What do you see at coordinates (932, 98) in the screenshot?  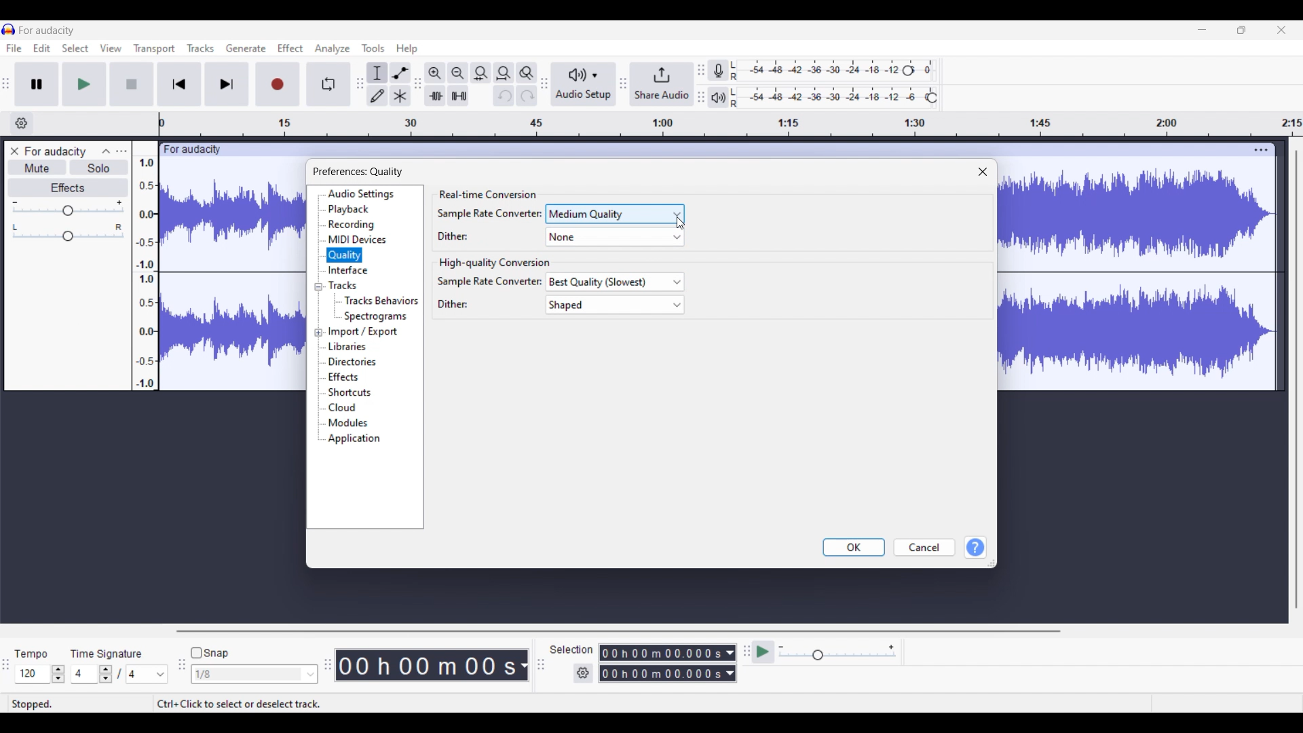 I see `Header to change Playback level` at bounding box center [932, 98].